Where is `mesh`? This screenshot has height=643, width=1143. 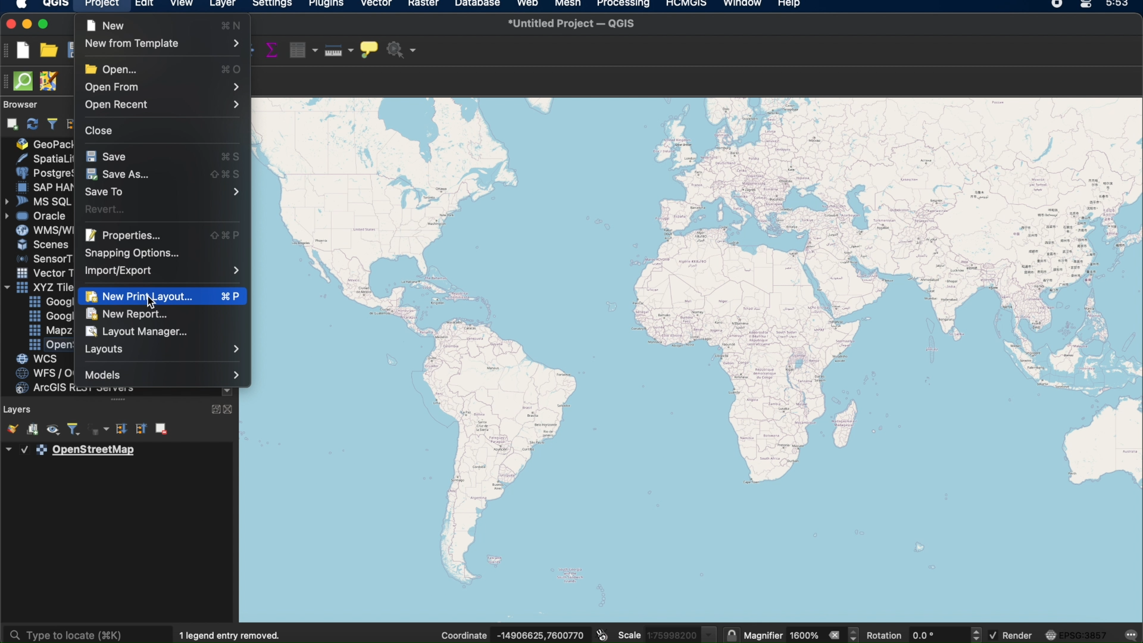
mesh is located at coordinates (570, 5).